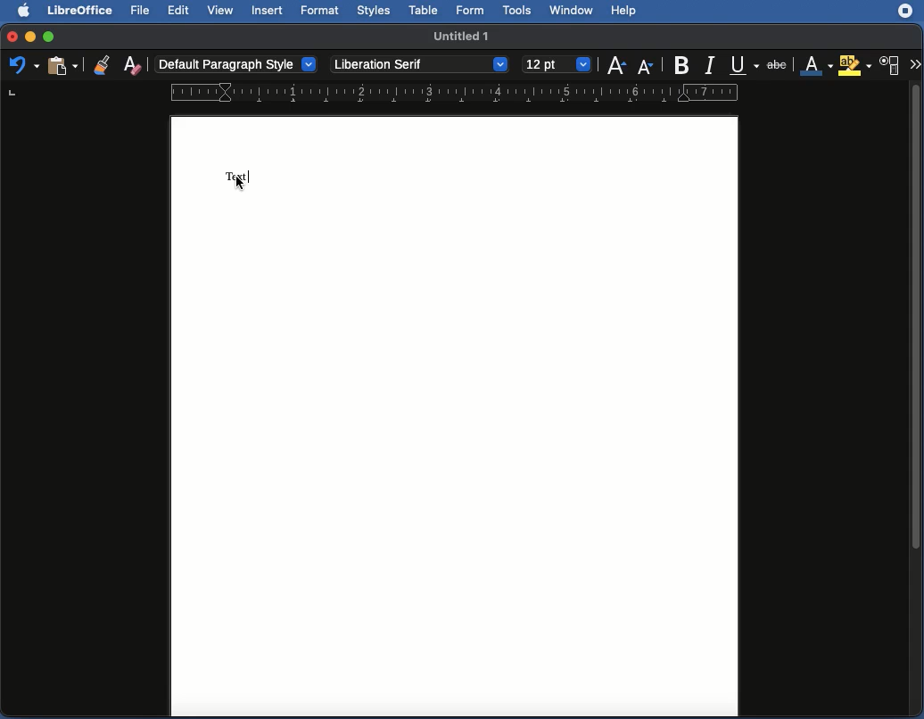 Image resolution: width=924 pixels, height=719 pixels. What do you see at coordinates (142, 11) in the screenshot?
I see `File` at bounding box center [142, 11].